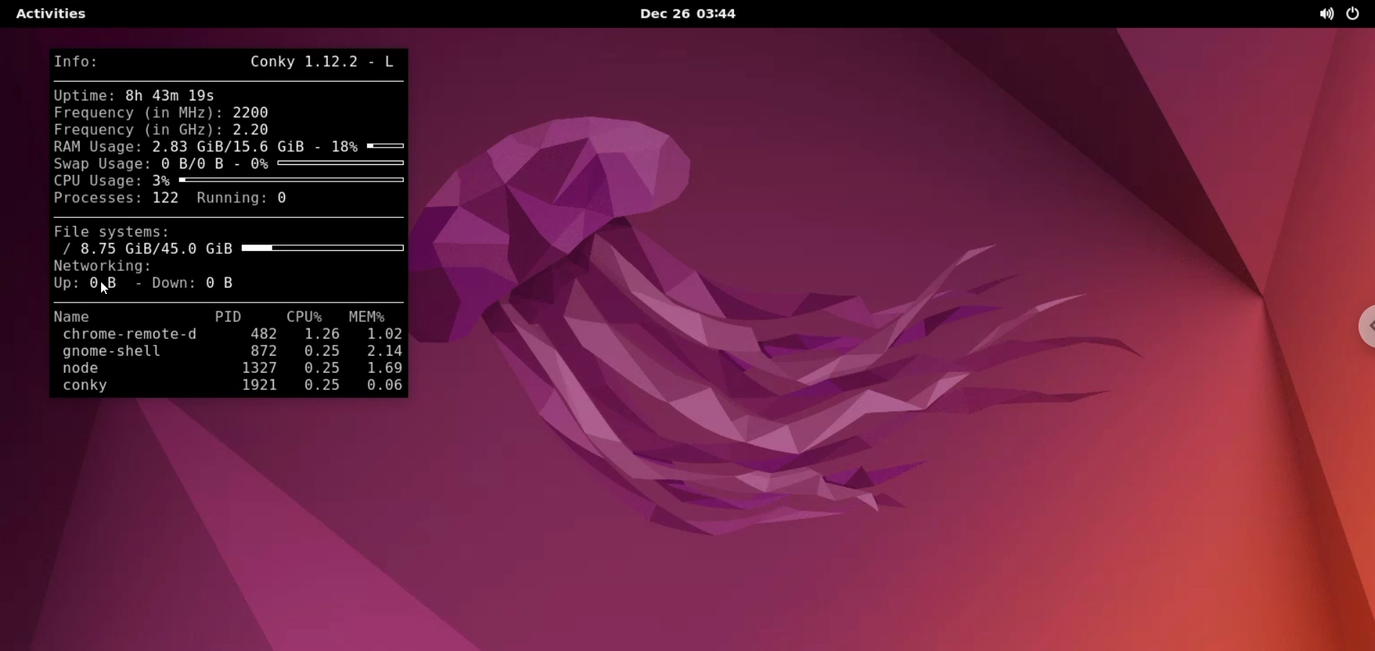 This screenshot has height=651, width=1375. Describe the element at coordinates (103, 289) in the screenshot. I see `cursor` at that location.